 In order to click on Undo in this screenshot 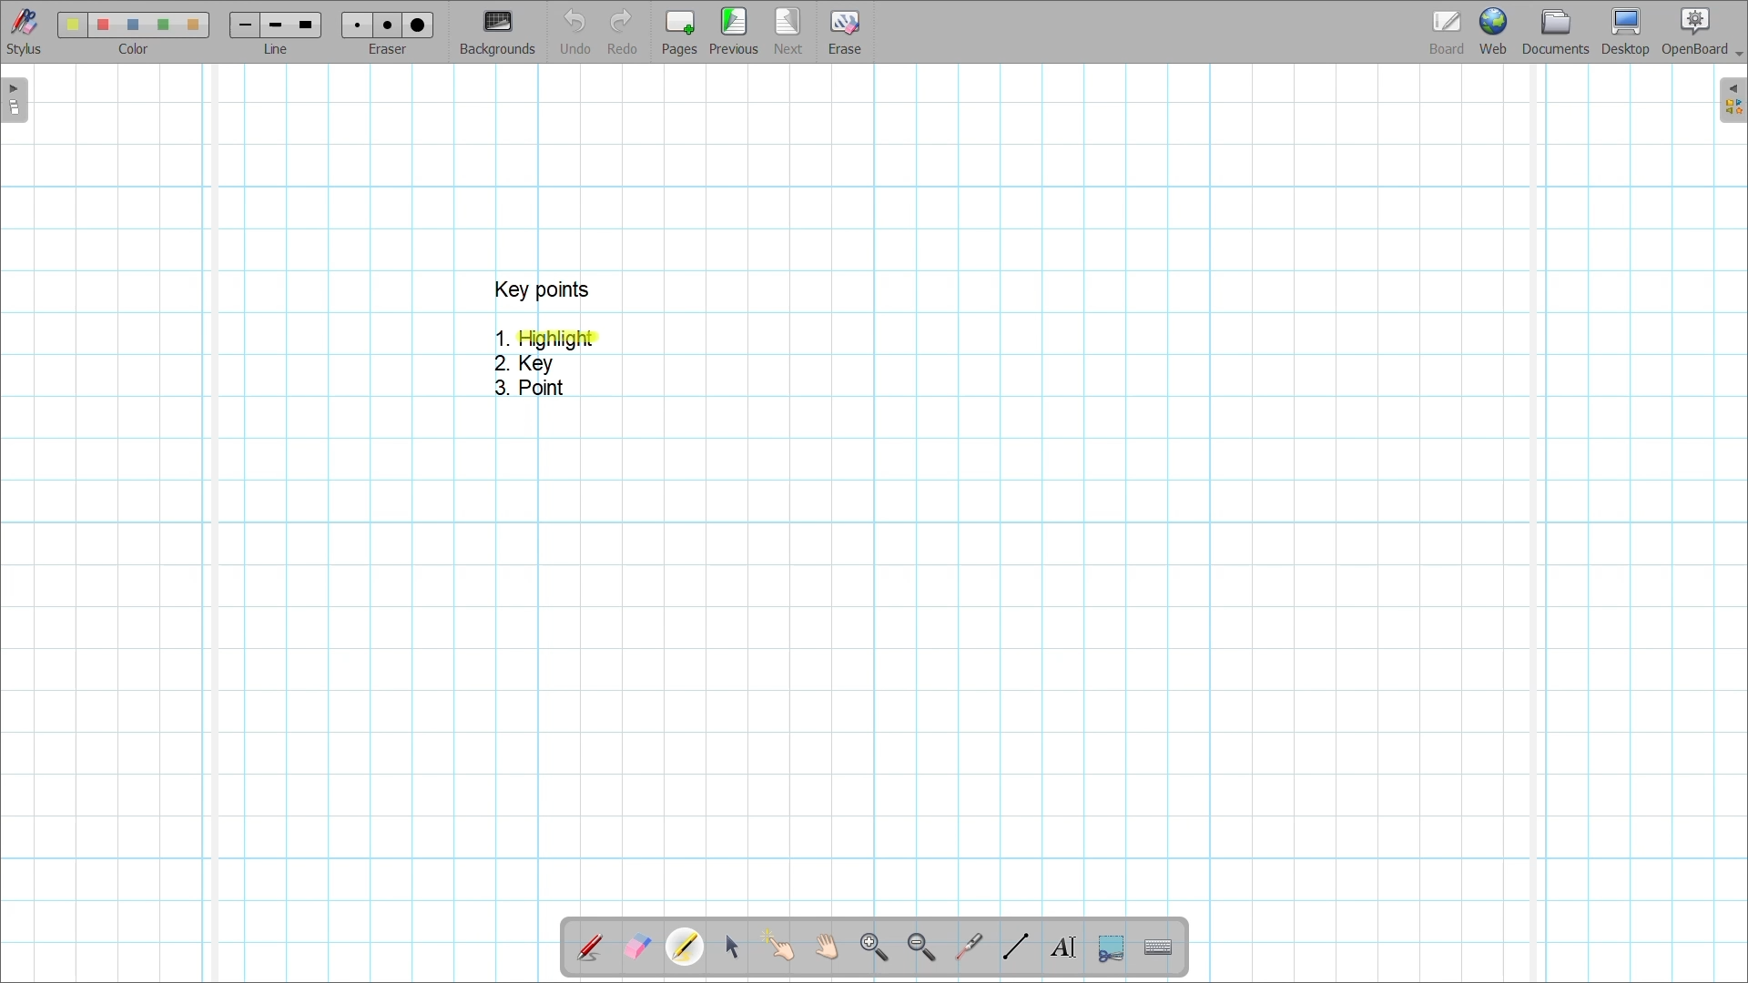, I will do `click(576, 31)`.